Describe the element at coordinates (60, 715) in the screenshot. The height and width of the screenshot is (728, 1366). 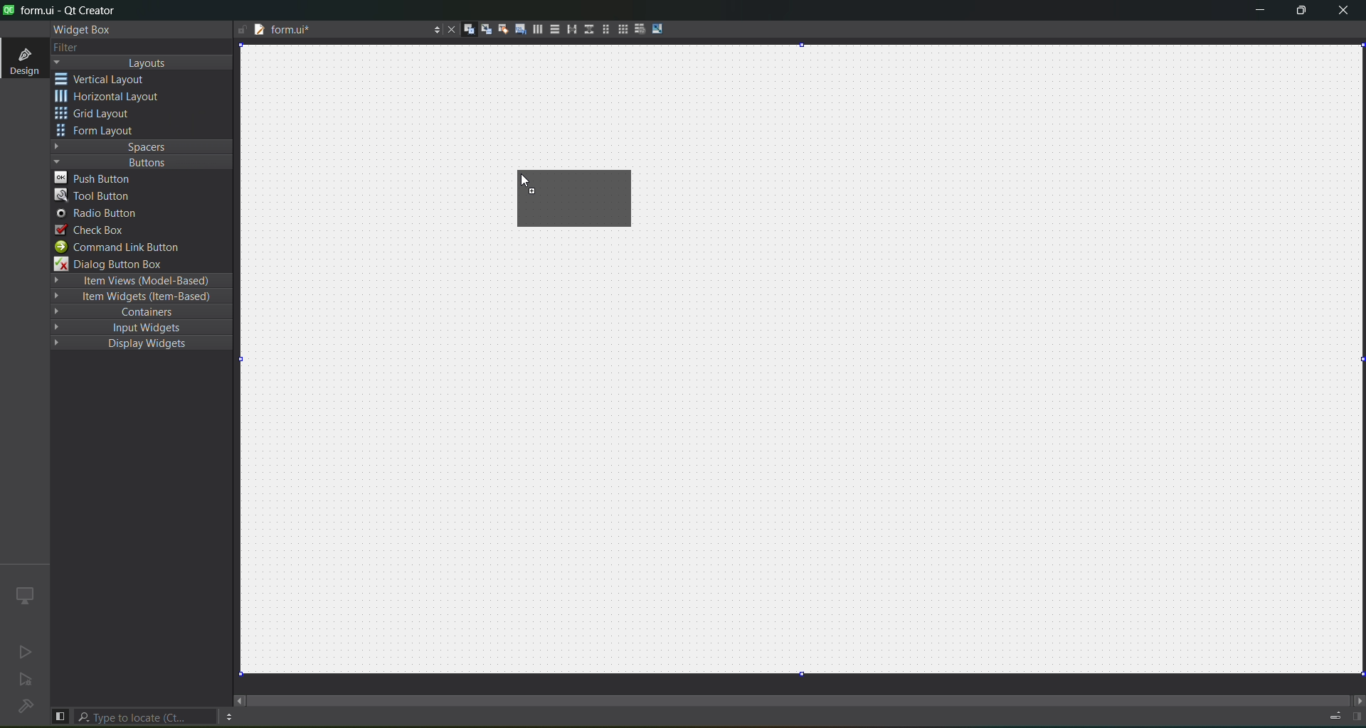
I see `show/hide left pane` at that location.